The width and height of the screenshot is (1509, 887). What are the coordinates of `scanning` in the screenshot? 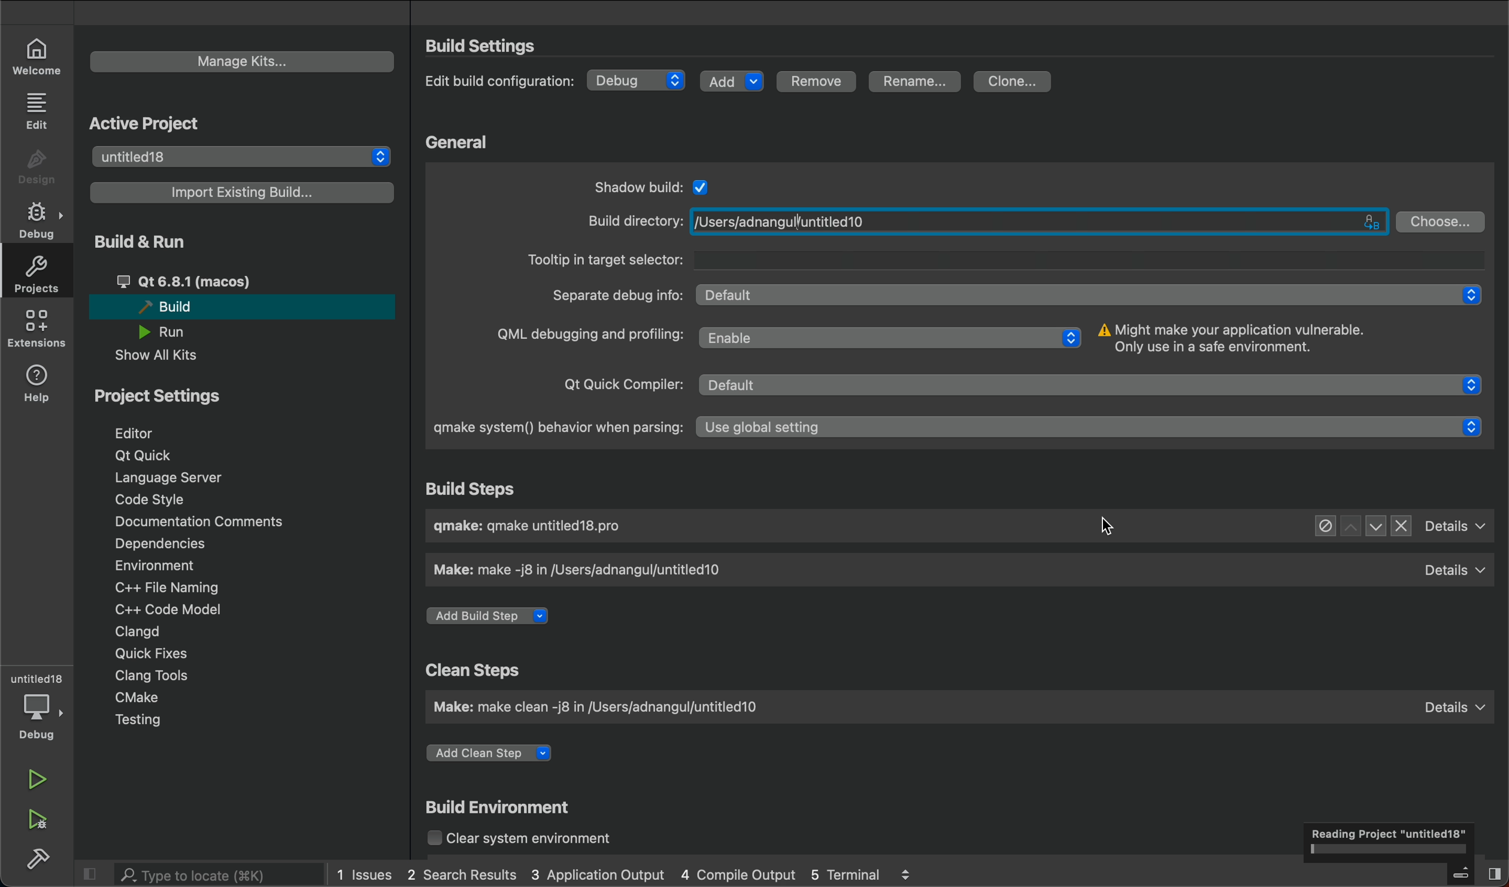 It's located at (1390, 841).